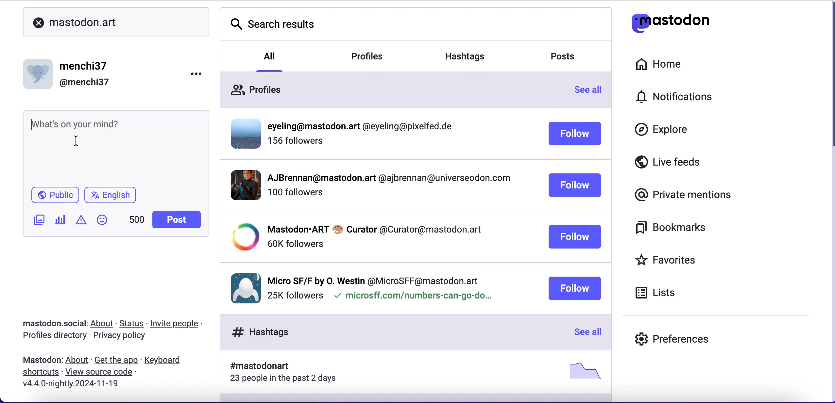 The width and height of the screenshot is (835, 403). Describe the element at coordinates (377, 57) in the screenshot. I see `profiles` at that location.